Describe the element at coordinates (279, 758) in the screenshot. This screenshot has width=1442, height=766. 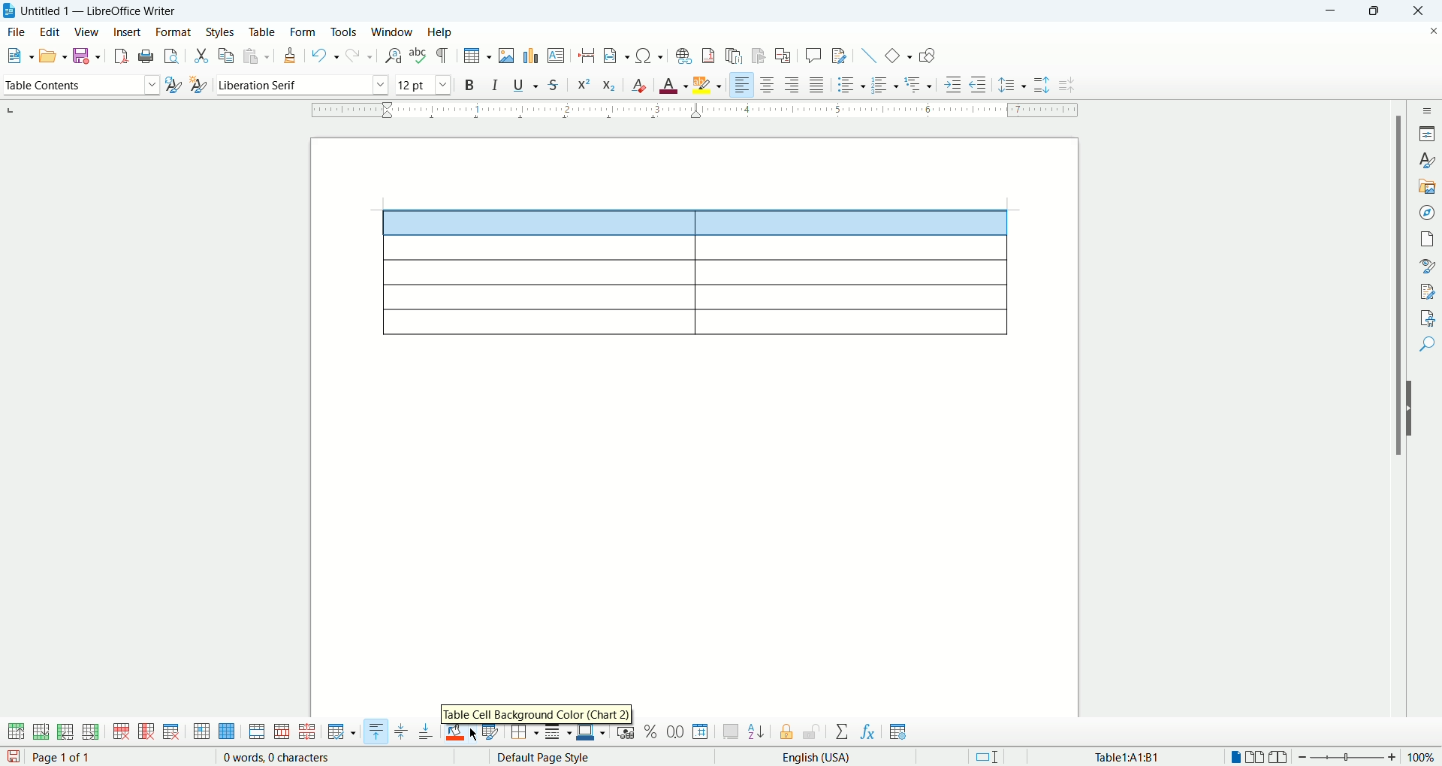
I see `word count` at that location.